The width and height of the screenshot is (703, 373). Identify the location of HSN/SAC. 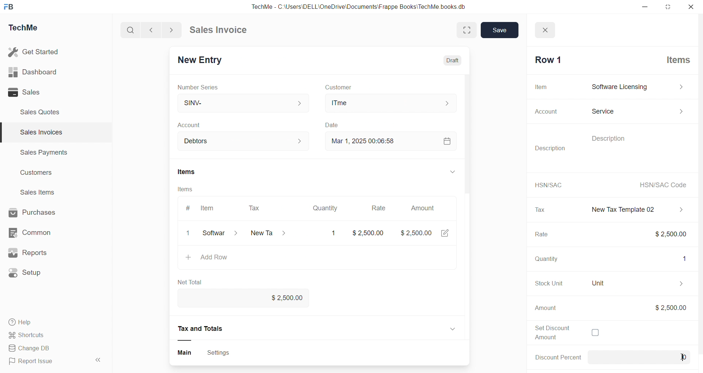
(547, 185).